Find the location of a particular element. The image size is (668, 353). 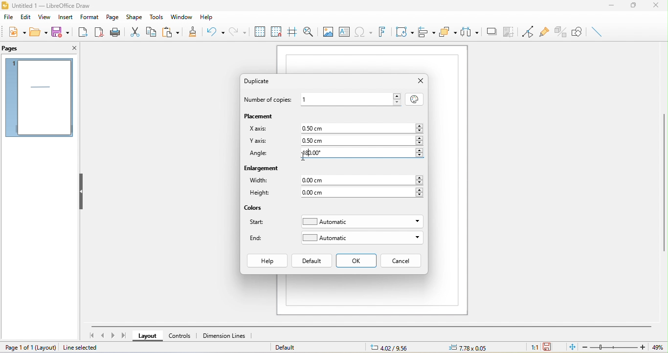

height is located at coordinates (263, 194).